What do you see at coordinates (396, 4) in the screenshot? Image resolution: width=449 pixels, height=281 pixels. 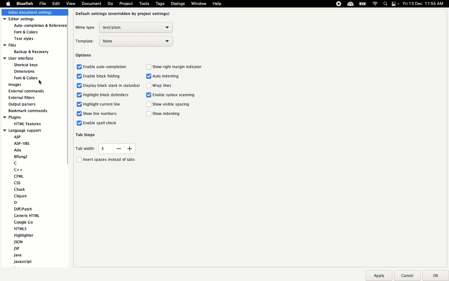 I see `Notification` at bounding box center [396, 4].